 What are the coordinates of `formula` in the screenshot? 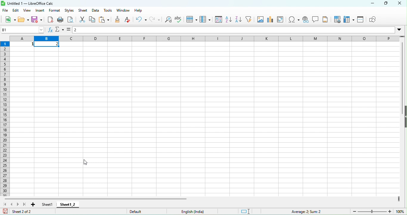 It's located at (69, 29).